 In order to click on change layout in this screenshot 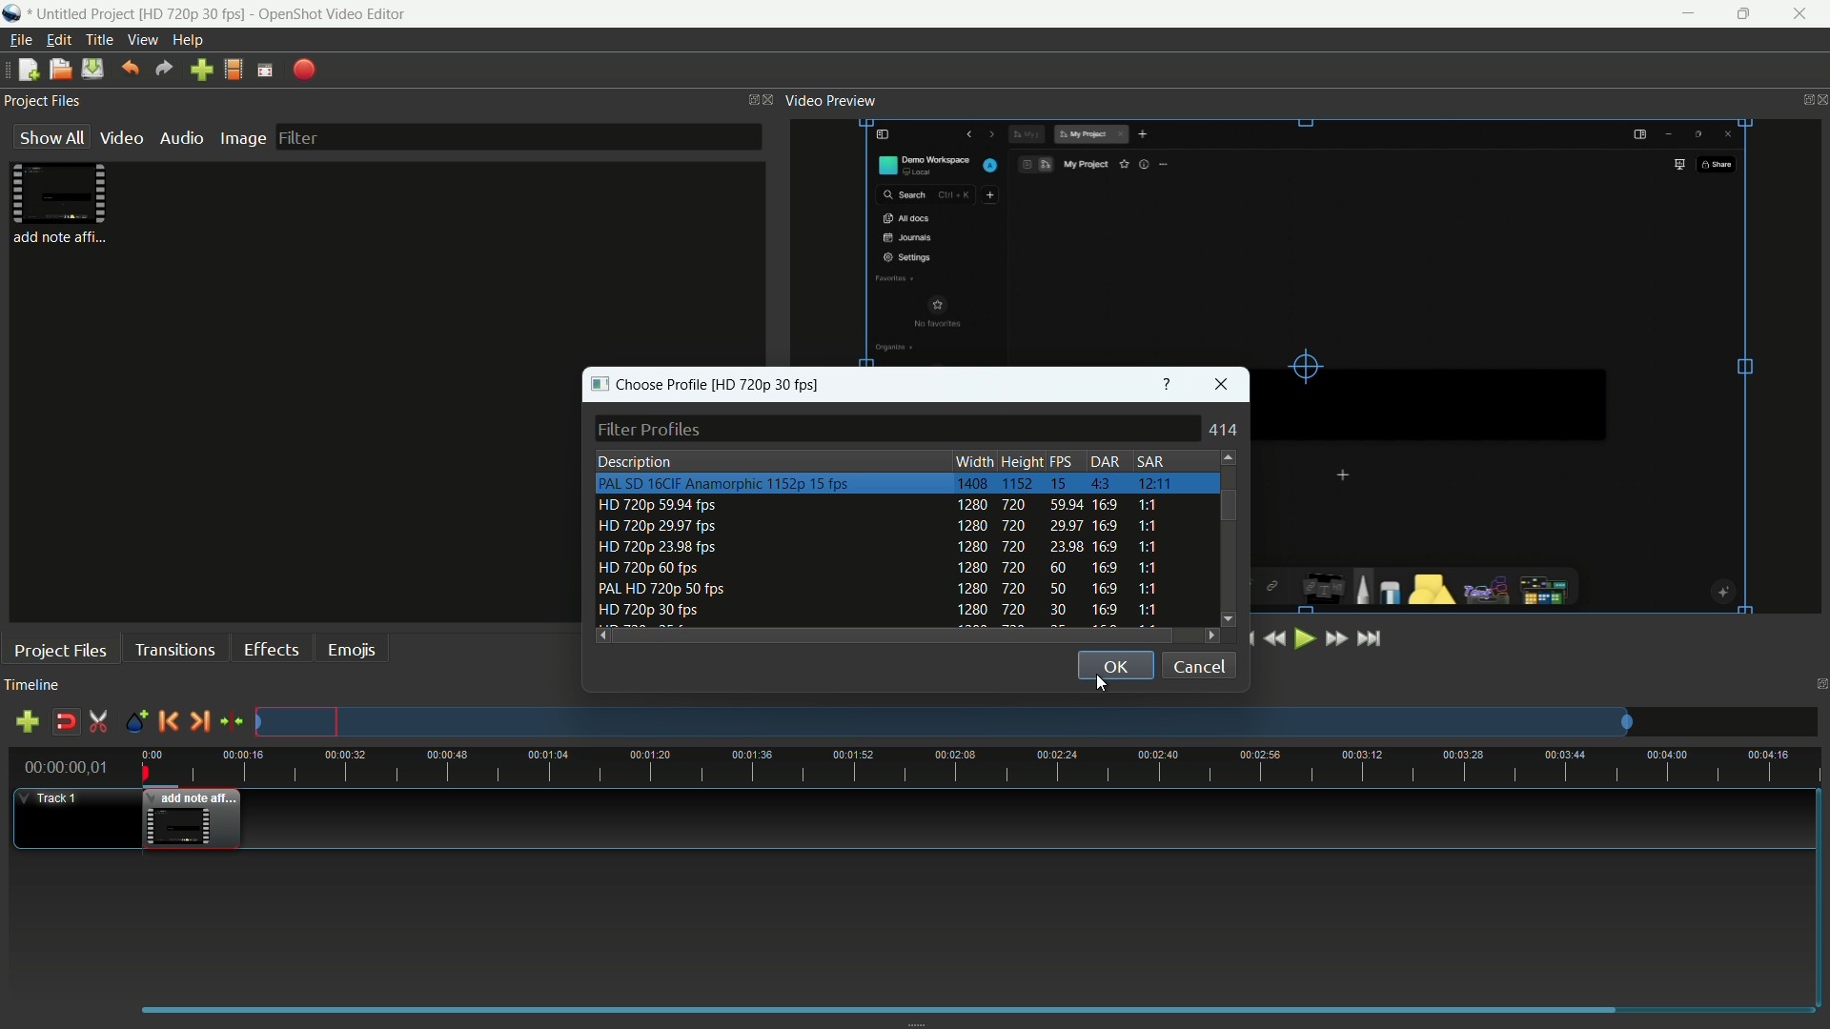, I will do `click(747, 99)`.